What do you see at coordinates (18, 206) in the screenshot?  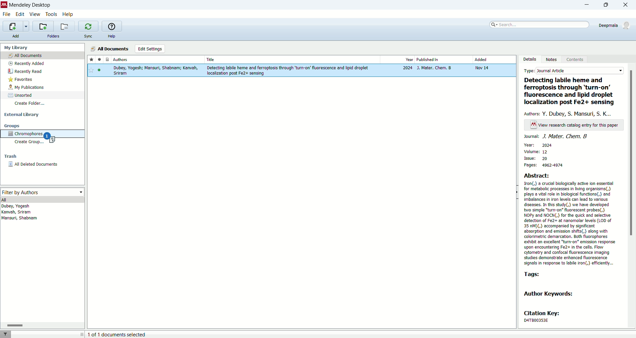 I see `Dubey, Yogesh` at bounding box center [18, 206].